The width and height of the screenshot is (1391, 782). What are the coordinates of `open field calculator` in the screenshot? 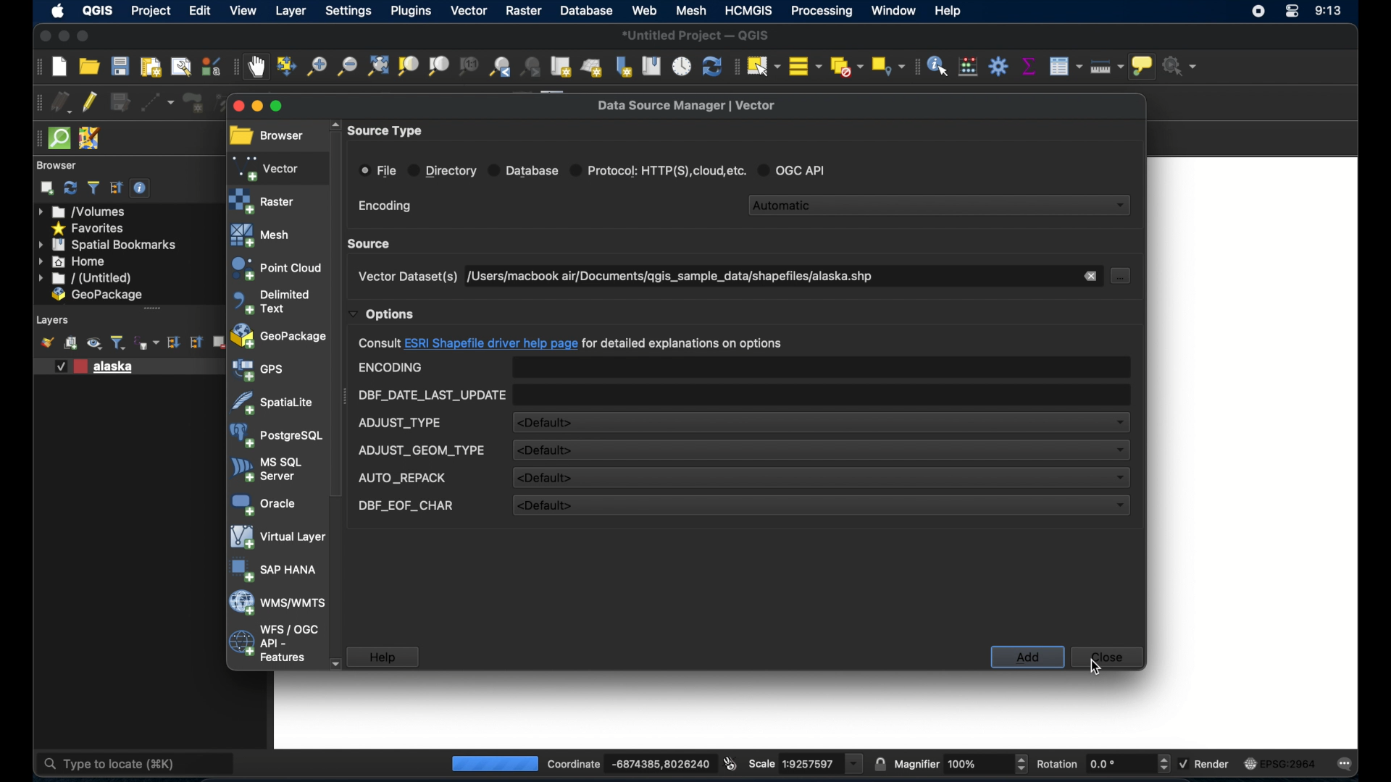 It's located at (968, 67).